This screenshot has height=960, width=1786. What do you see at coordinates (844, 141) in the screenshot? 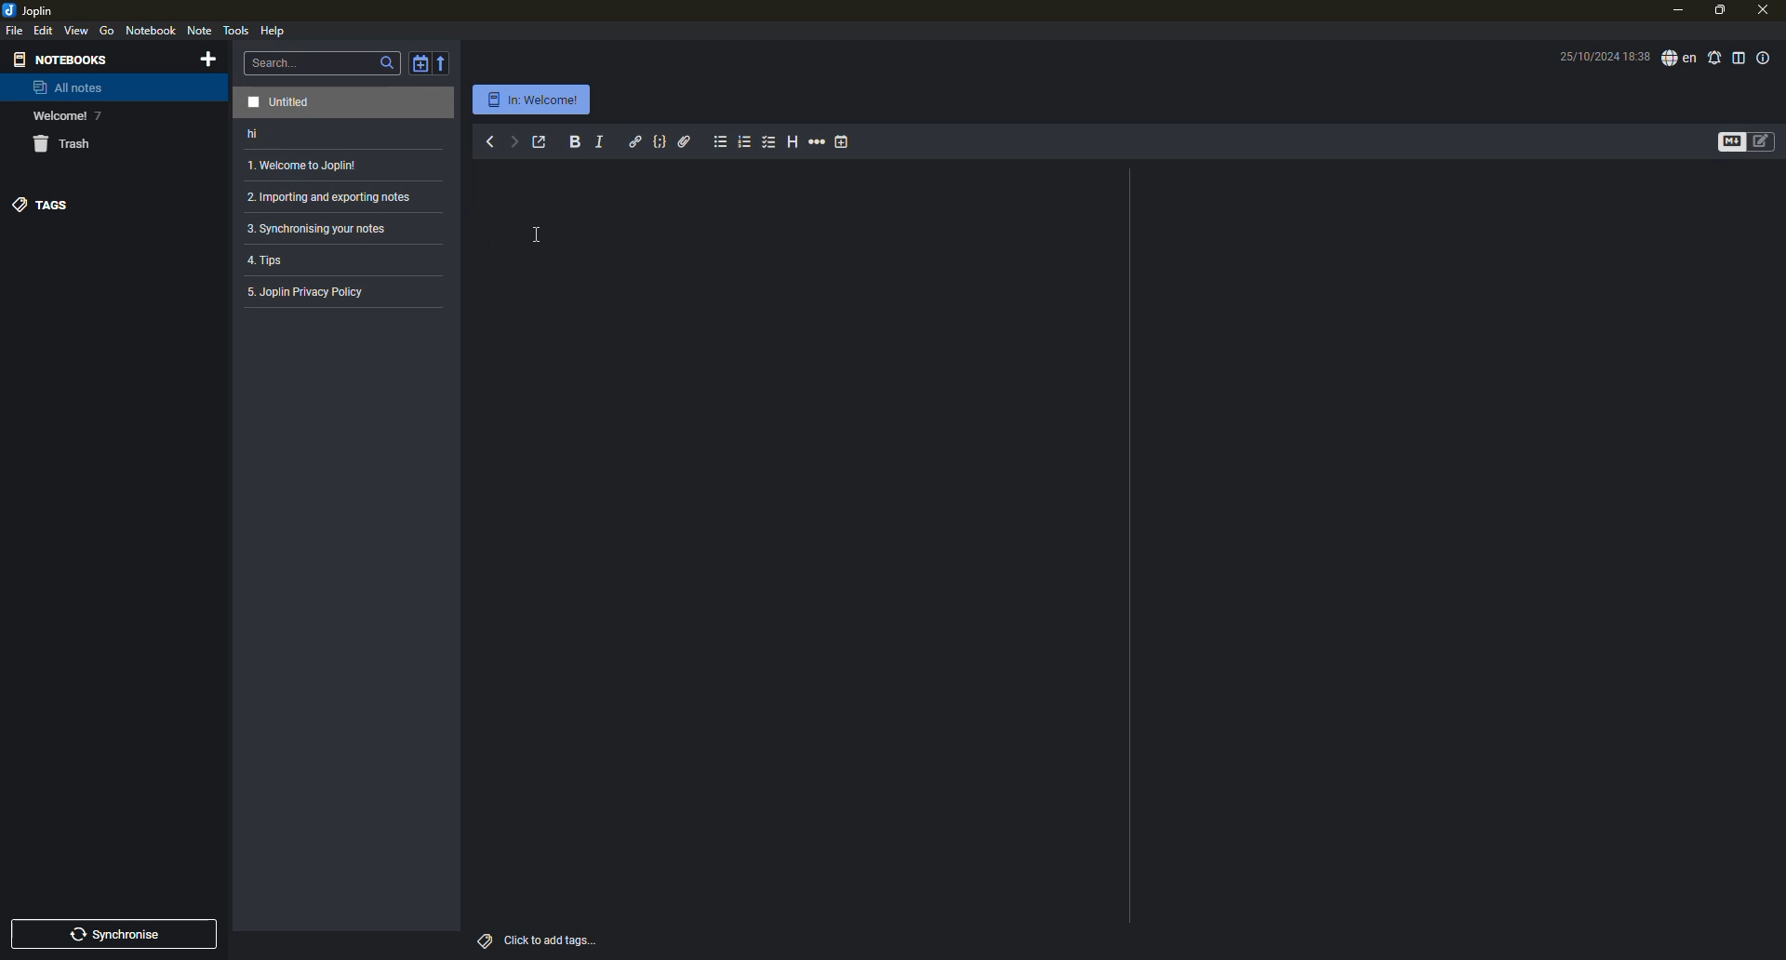
I see `insert time` at bounding box center [844, 141].